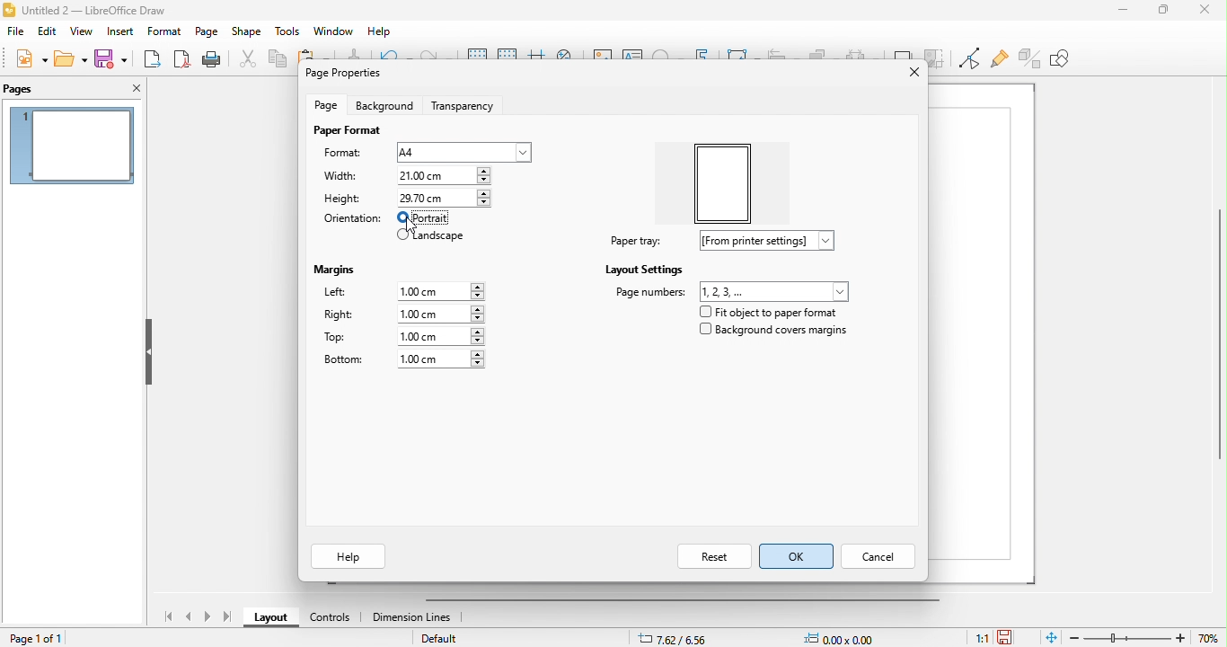  What do you see at coordinates (633, 271) in the screenshot?
I see `layout settings` at bounding box center [633, 271].